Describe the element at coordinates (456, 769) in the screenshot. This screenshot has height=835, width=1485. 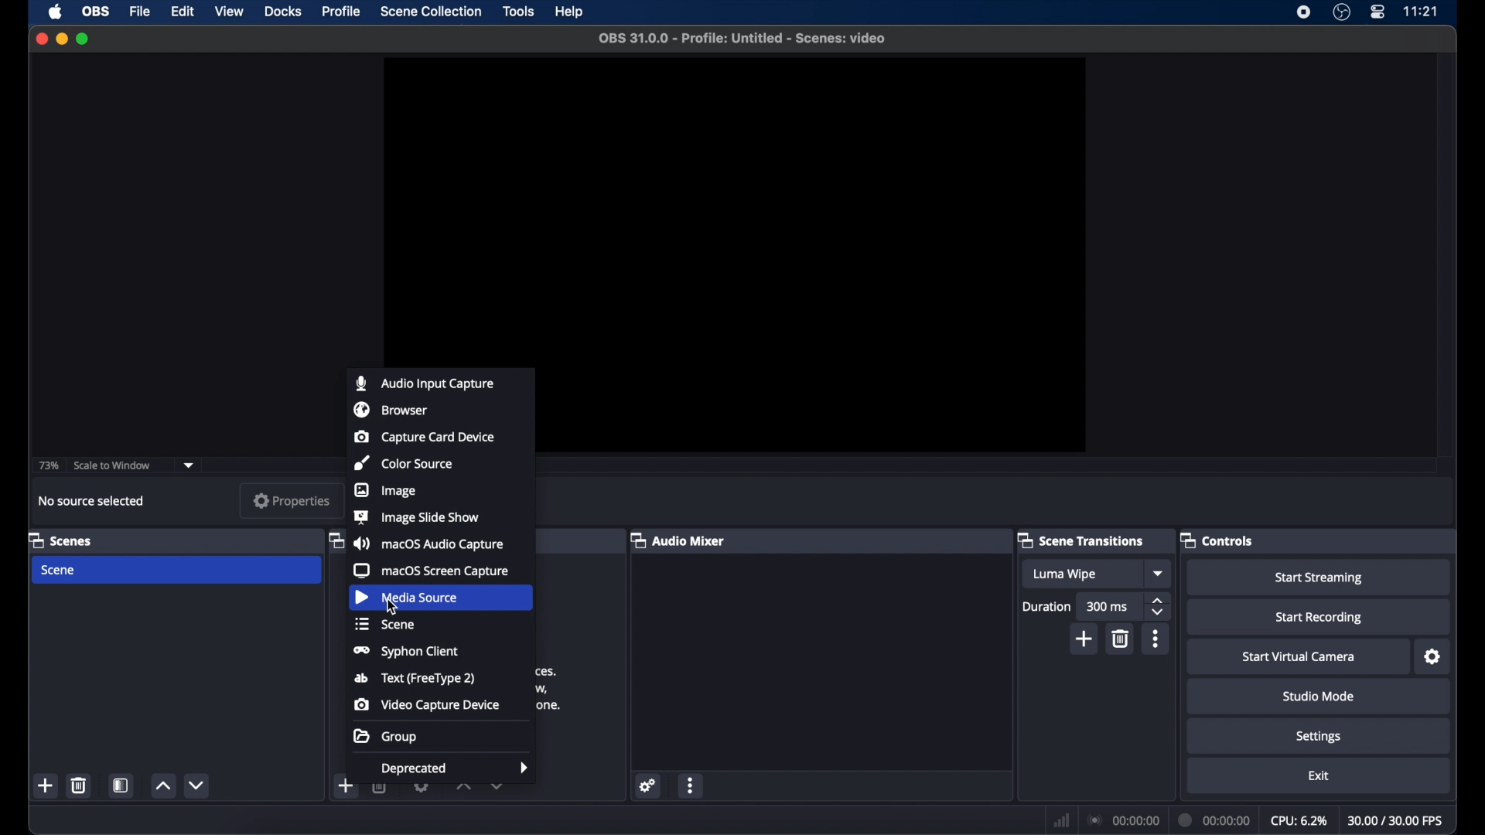
I see `deprecated` at that location.